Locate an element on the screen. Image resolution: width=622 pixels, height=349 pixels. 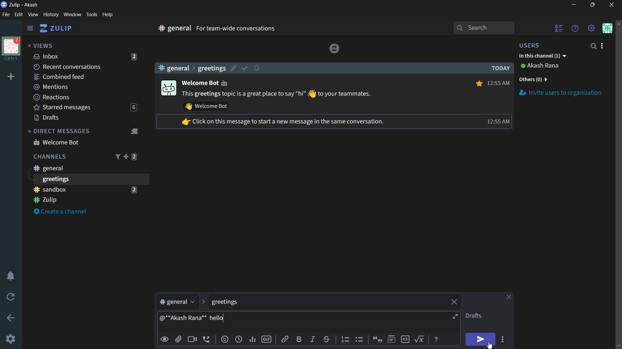
view menu is located at coordinates (33, 14).